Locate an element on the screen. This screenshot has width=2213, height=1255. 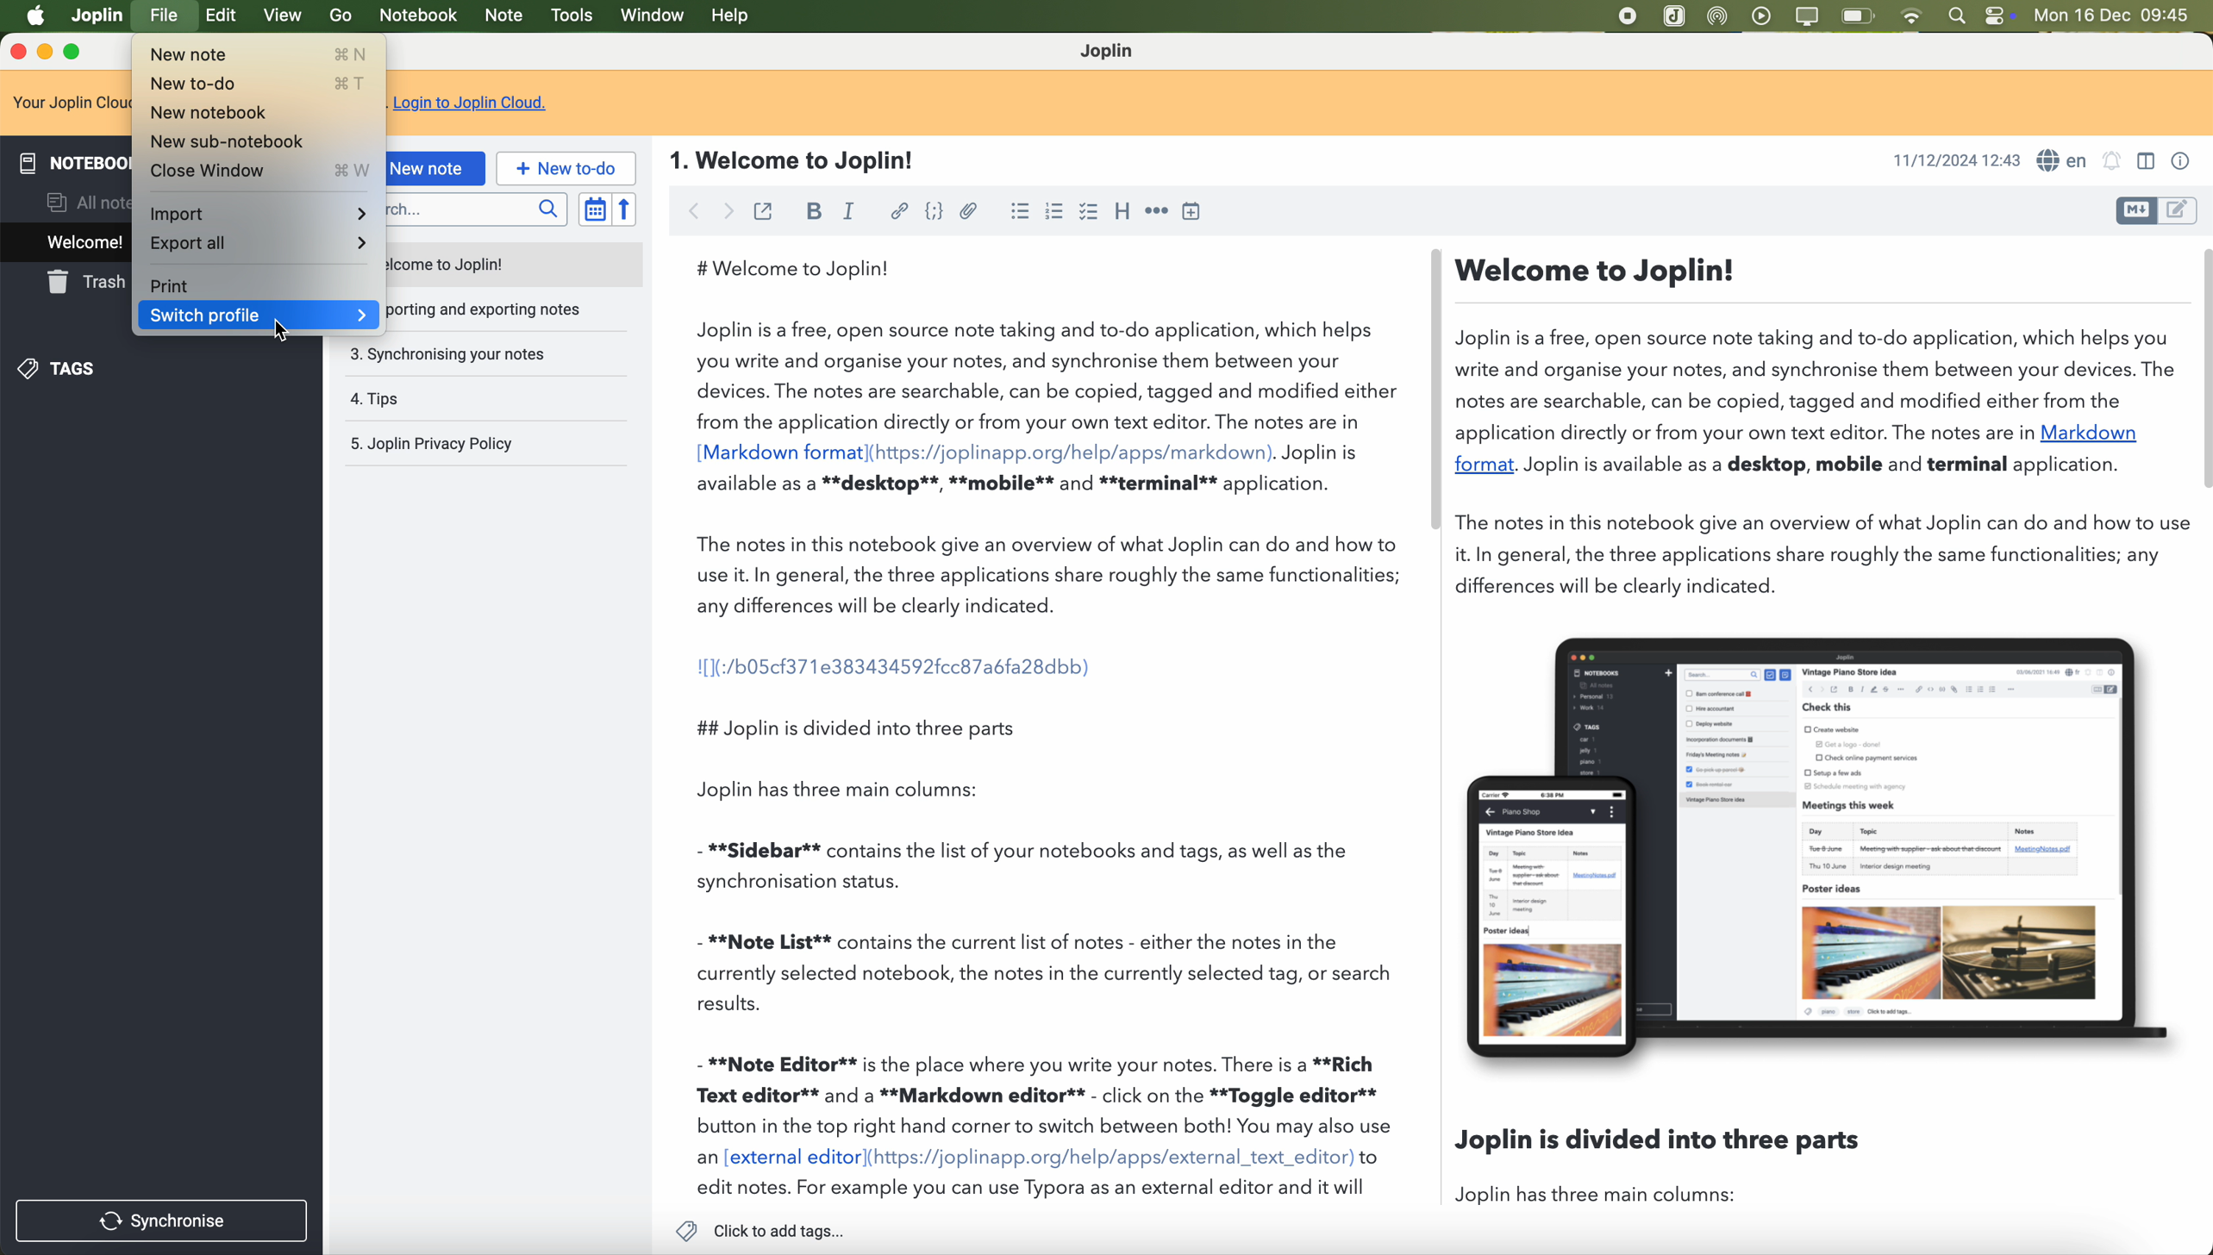
tags is located at coordinates (71, 370).